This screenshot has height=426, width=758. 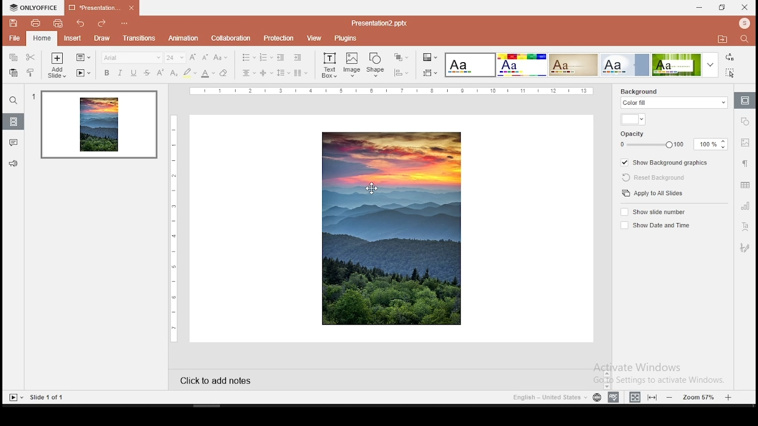 I want to click on add slide, so click(x=56, y=65).